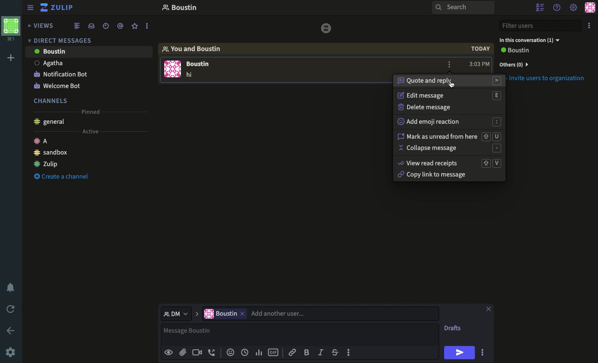  What do you see at coordinates (454, 328) in the screenshot?
I see `Drafts` at bounding box center [454, 328].